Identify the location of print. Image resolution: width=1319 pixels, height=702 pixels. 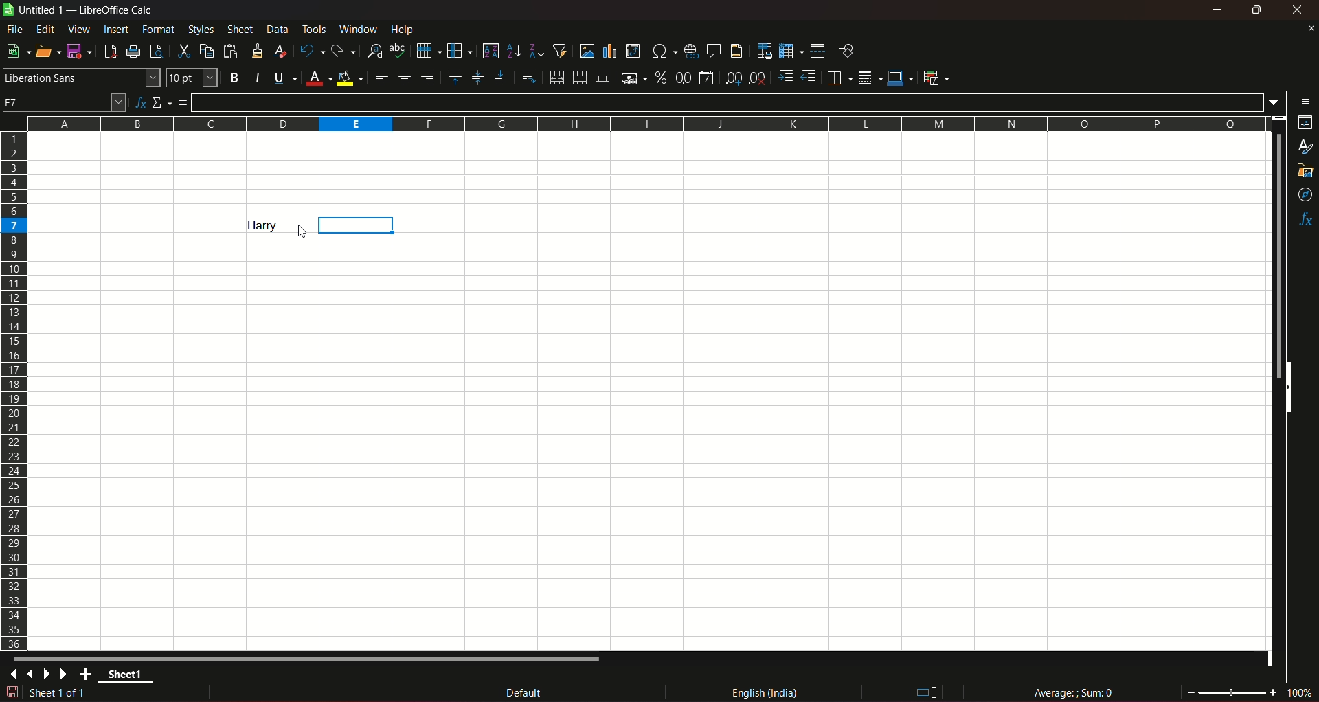
(134, 53).